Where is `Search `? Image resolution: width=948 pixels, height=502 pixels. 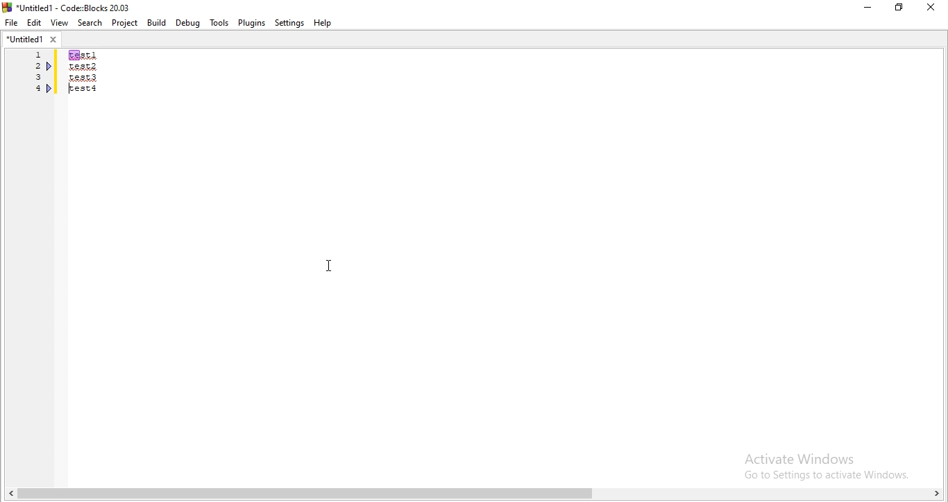
Search  is located at coordinates (91, 24).